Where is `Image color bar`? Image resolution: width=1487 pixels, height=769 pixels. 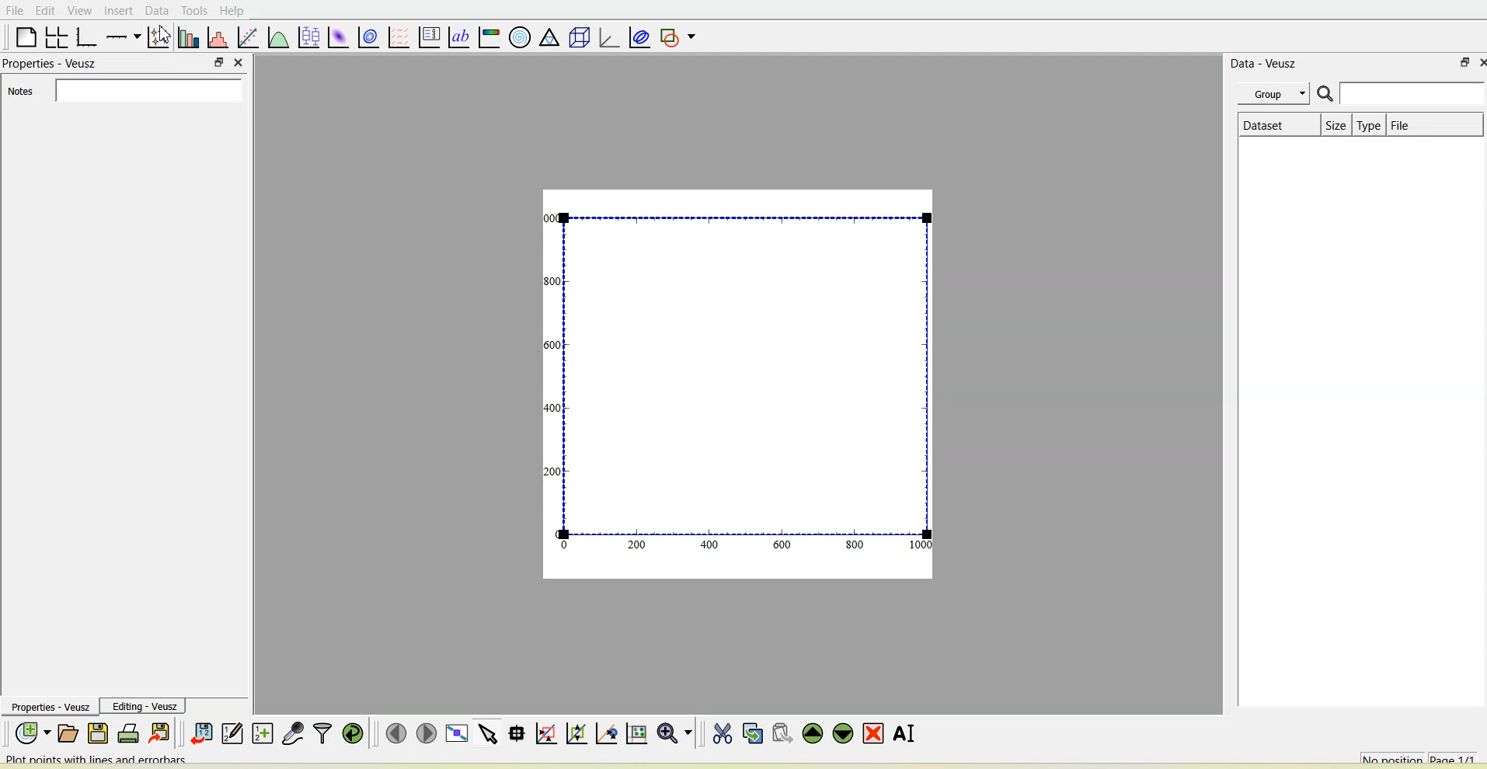 Image color bar is located at coordinates (489, 36).